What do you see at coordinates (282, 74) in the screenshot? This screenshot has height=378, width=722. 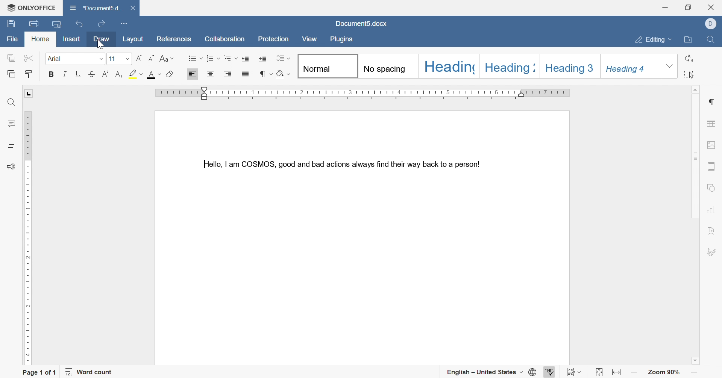 I see `shading` at bounding box center [282, 74].